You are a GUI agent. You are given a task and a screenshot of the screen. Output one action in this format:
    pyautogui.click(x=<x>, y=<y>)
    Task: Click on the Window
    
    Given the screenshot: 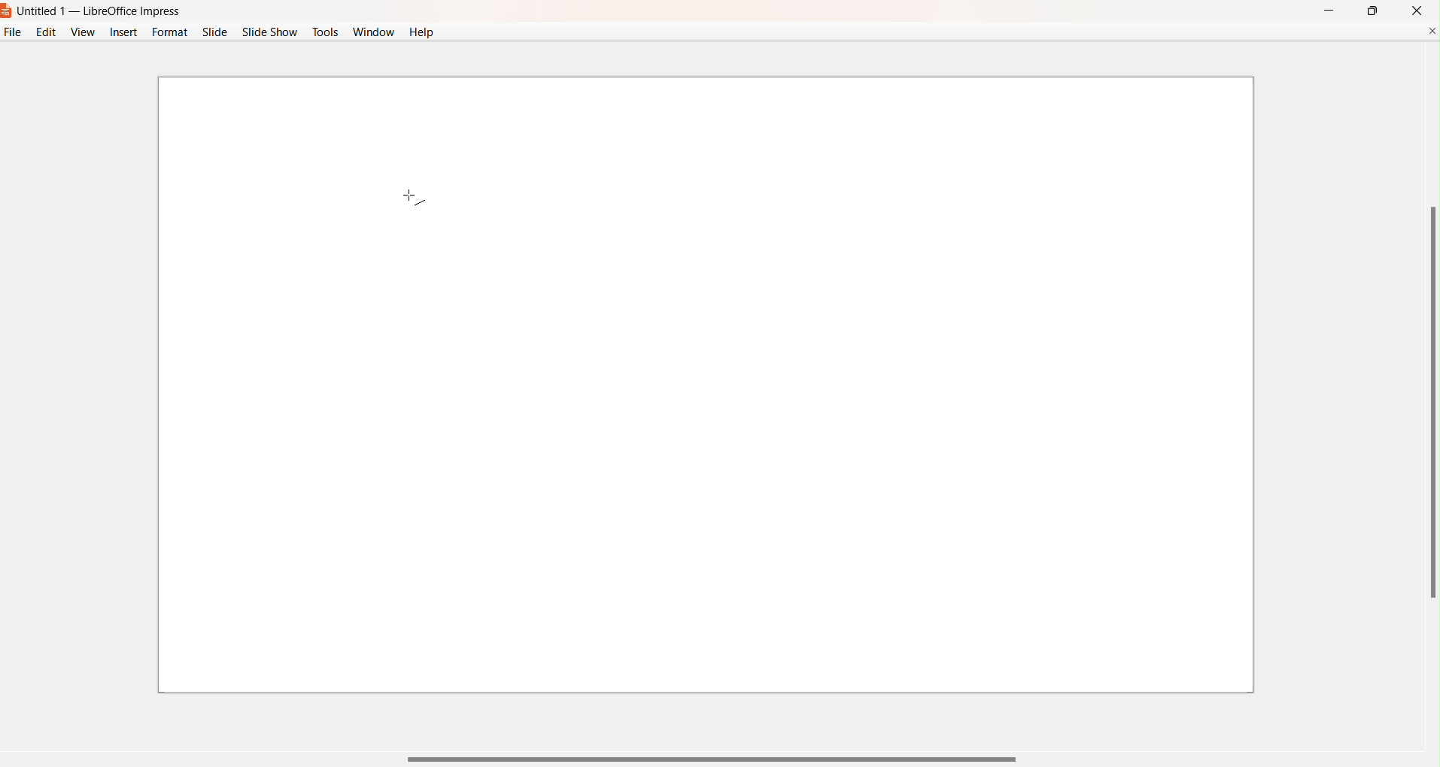 What is the action you would take?
    pyautogui.click(x=373, y=34)
    